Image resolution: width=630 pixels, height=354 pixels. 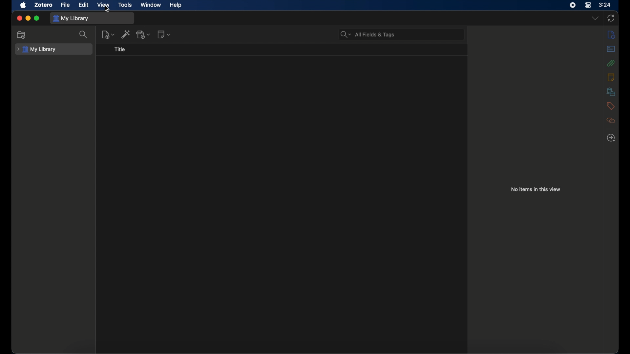 What do you see at coordinates (612, 34) in the screenshot?
I see `info` at bounding box center [612, 34].